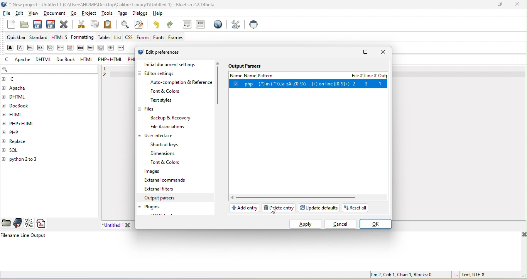 This screenshot has width=527, height=279. I want to click on php+html, so click(111, 60).